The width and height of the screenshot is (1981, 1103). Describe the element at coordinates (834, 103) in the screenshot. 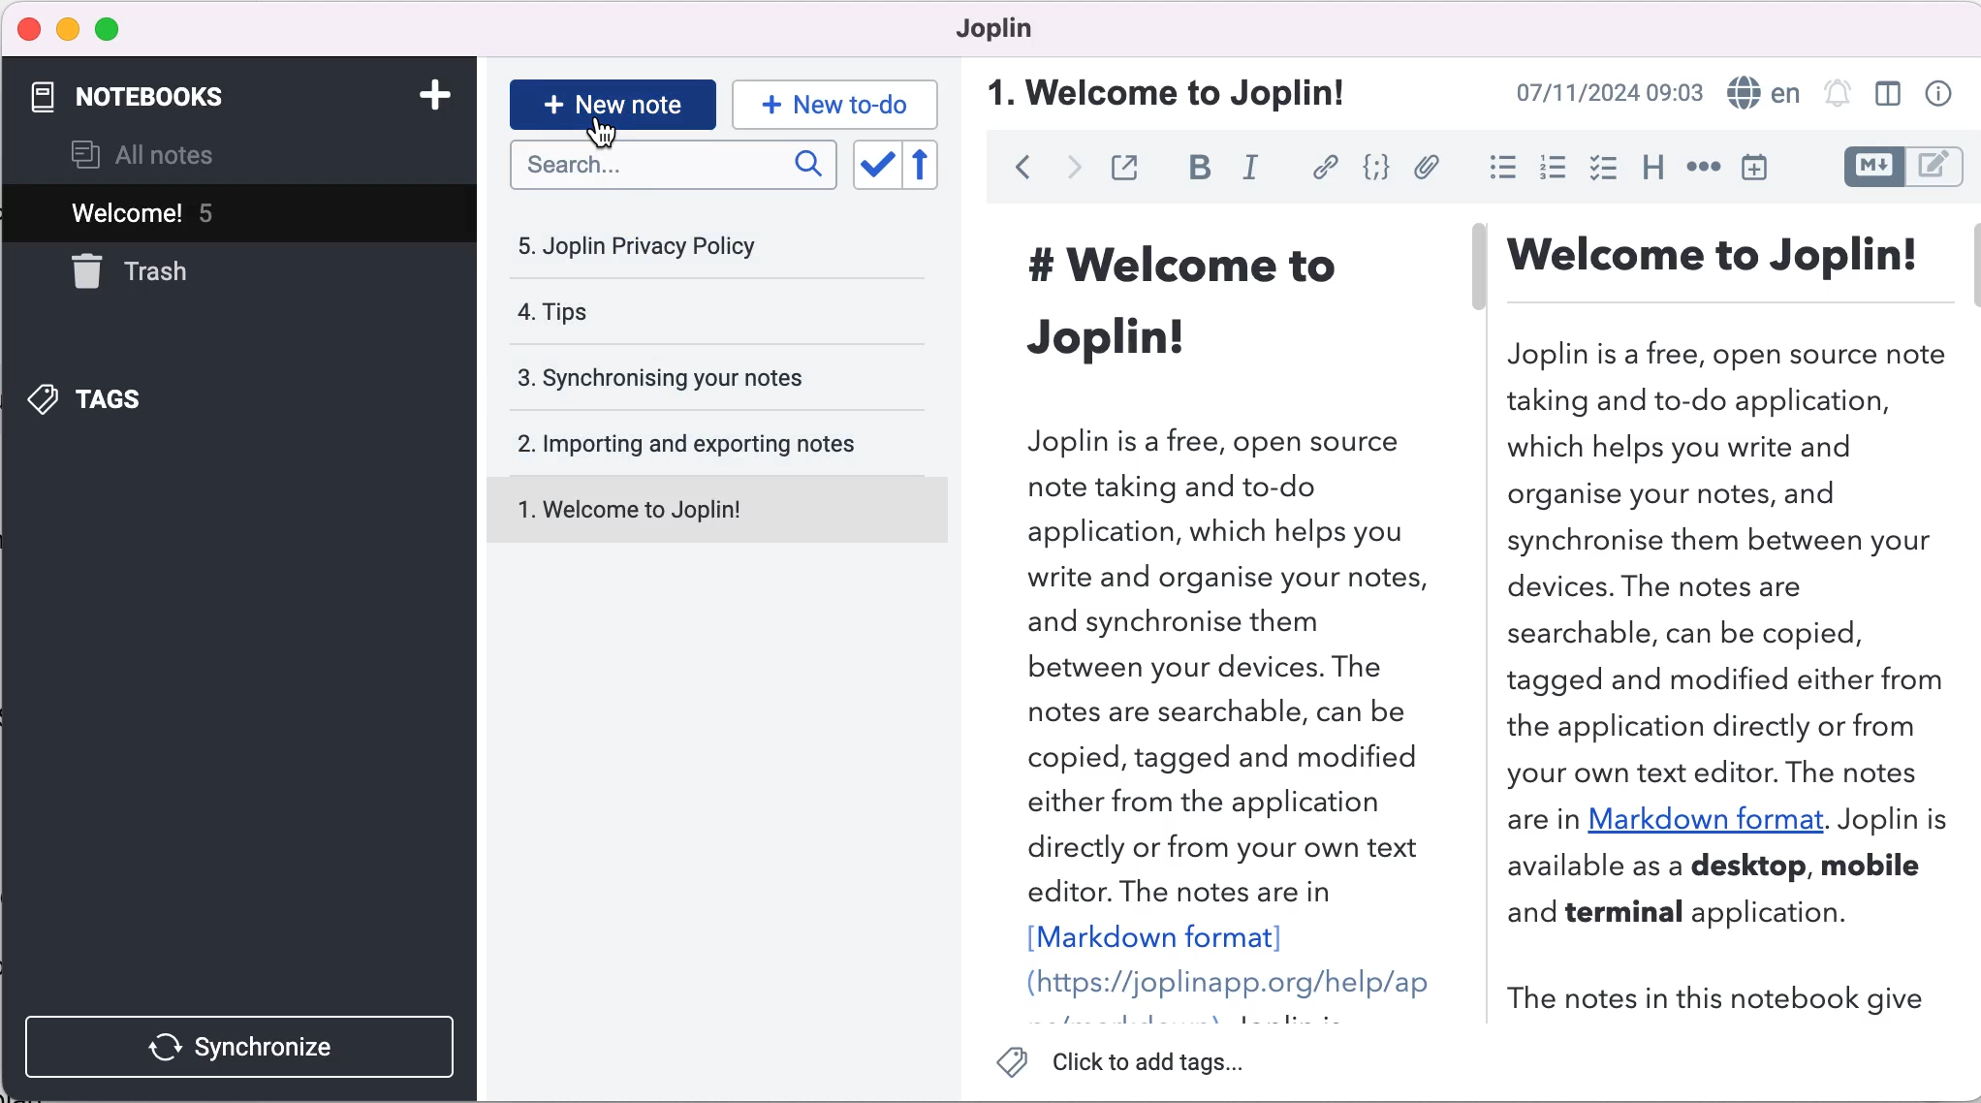

I see `new to-do` at that location.